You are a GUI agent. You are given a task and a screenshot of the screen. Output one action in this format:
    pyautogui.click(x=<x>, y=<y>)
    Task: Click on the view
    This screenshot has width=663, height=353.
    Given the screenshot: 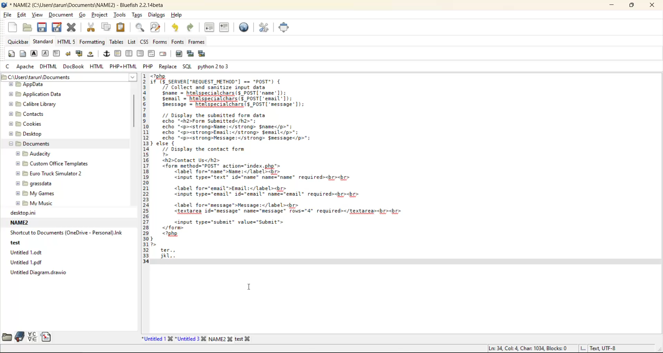 What is the action you would take?
    pyautogui.click(x=38, y=16)
    